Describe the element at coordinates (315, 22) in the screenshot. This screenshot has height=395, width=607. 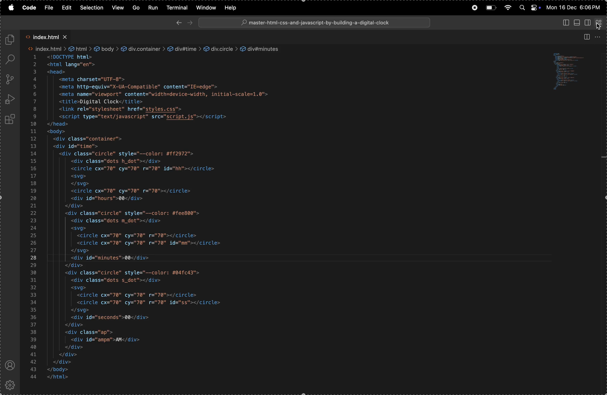
I see `search bar` at that location.